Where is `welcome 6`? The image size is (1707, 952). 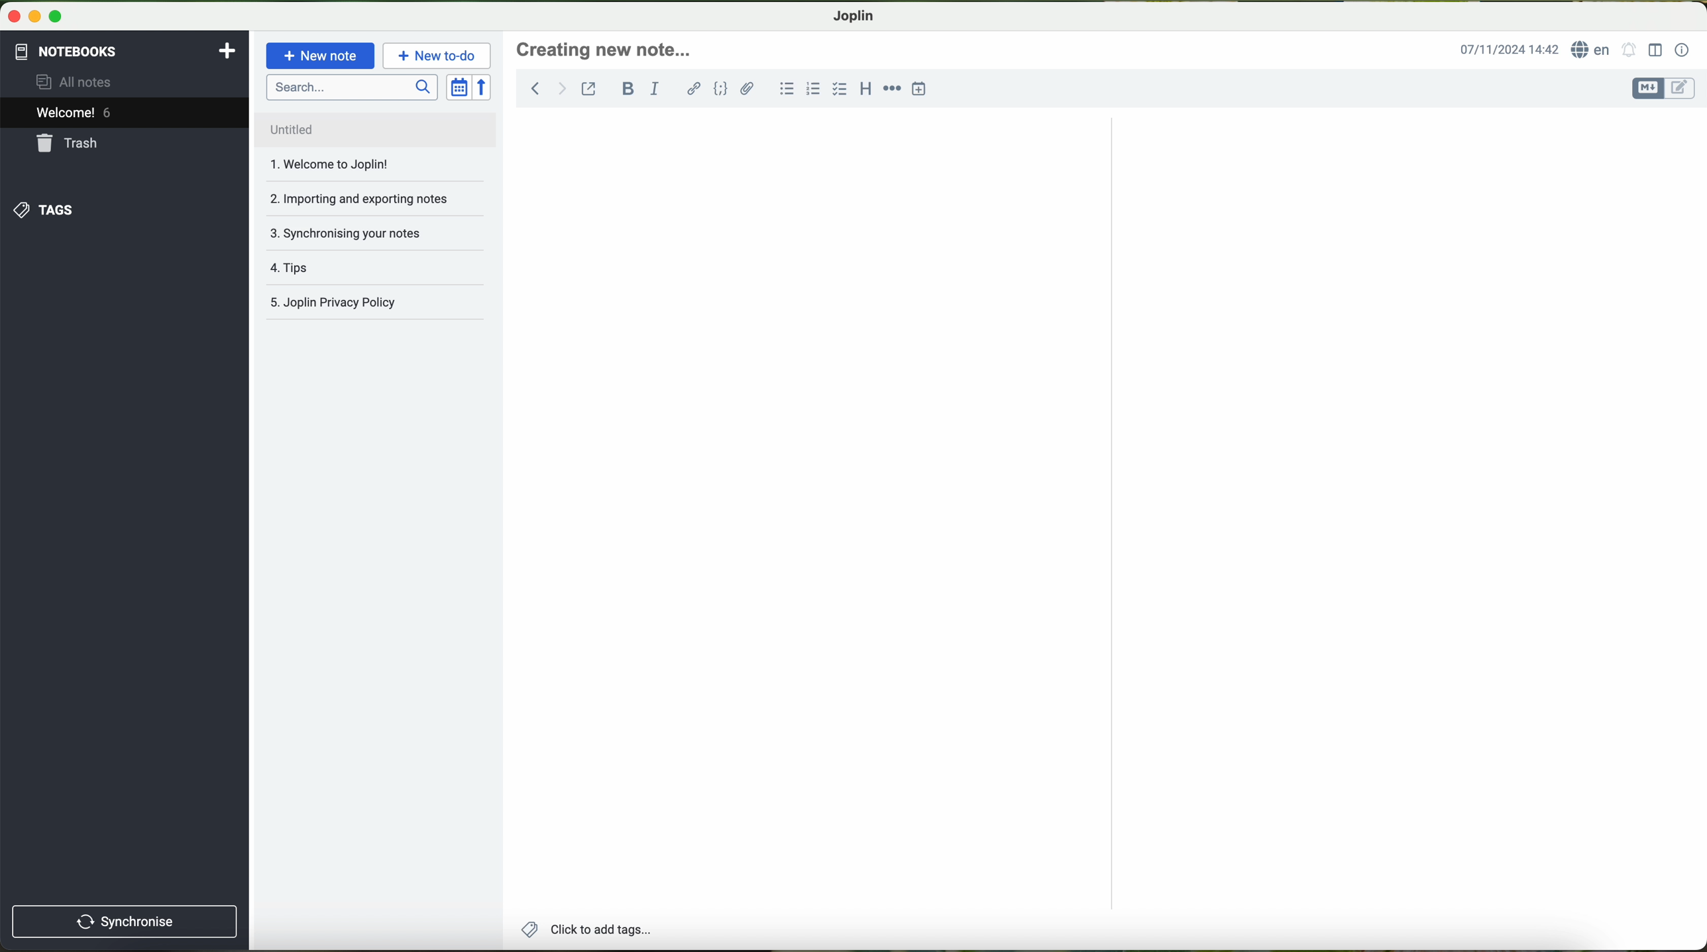
welcome 6 is located at coordinates (129, 113).